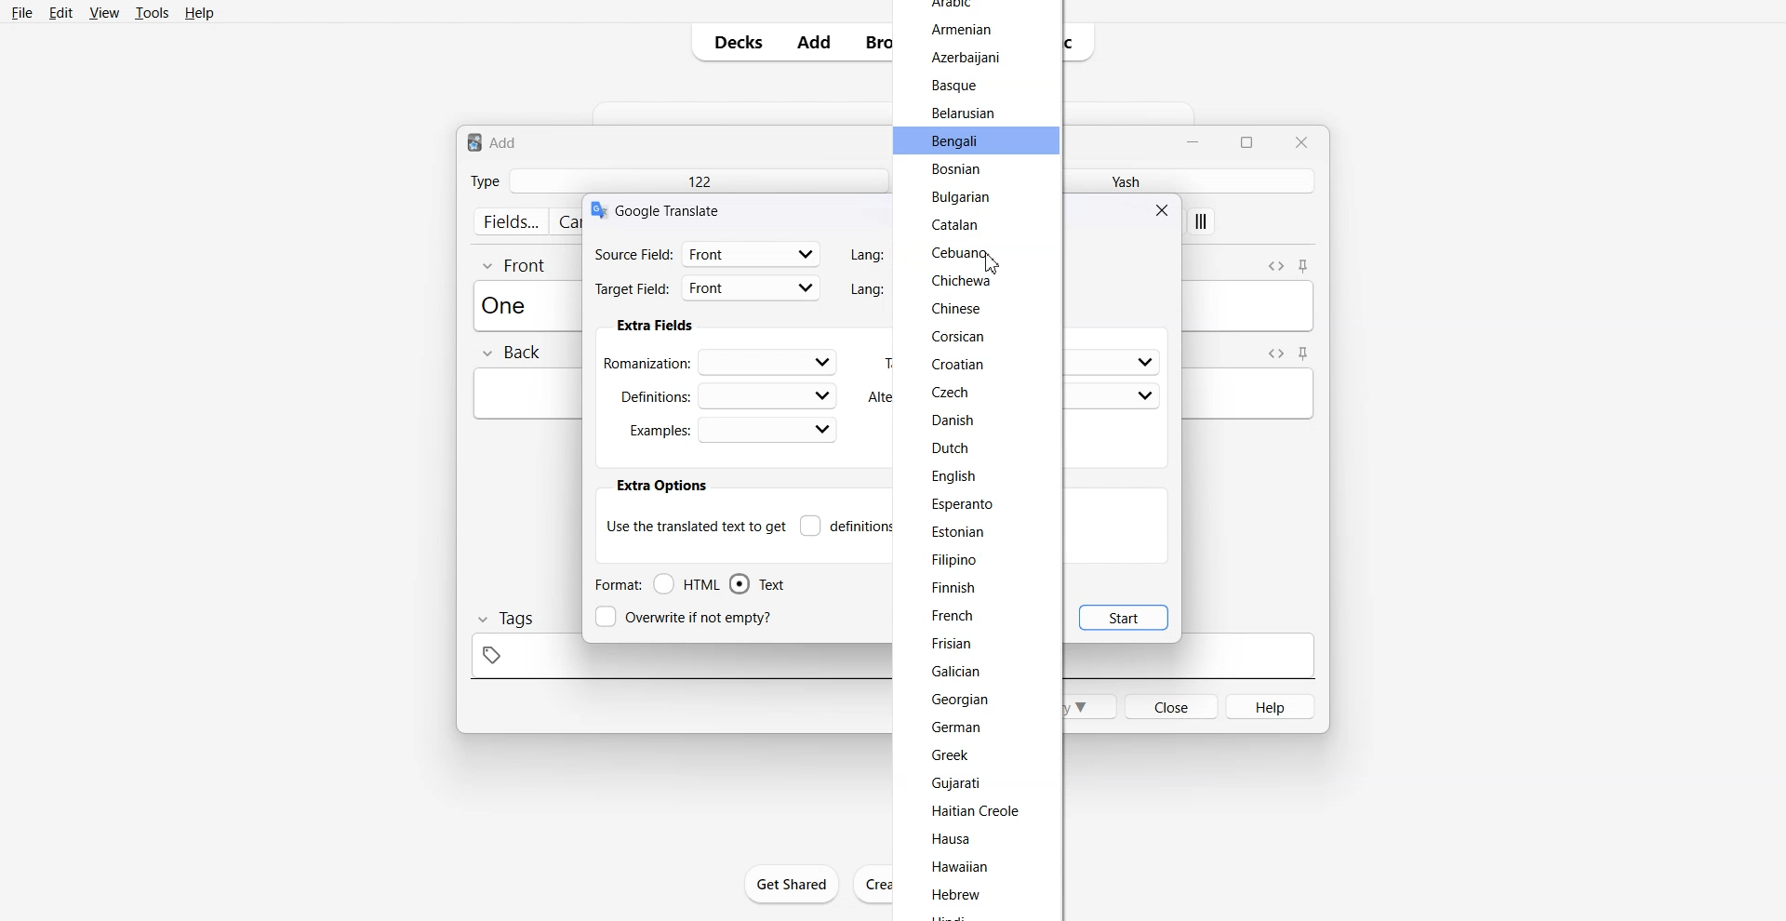 The image size is (1786, 921). Describe the element at coordinates (962, 701) in the screenshot. I see `‘Georgian` at that location.